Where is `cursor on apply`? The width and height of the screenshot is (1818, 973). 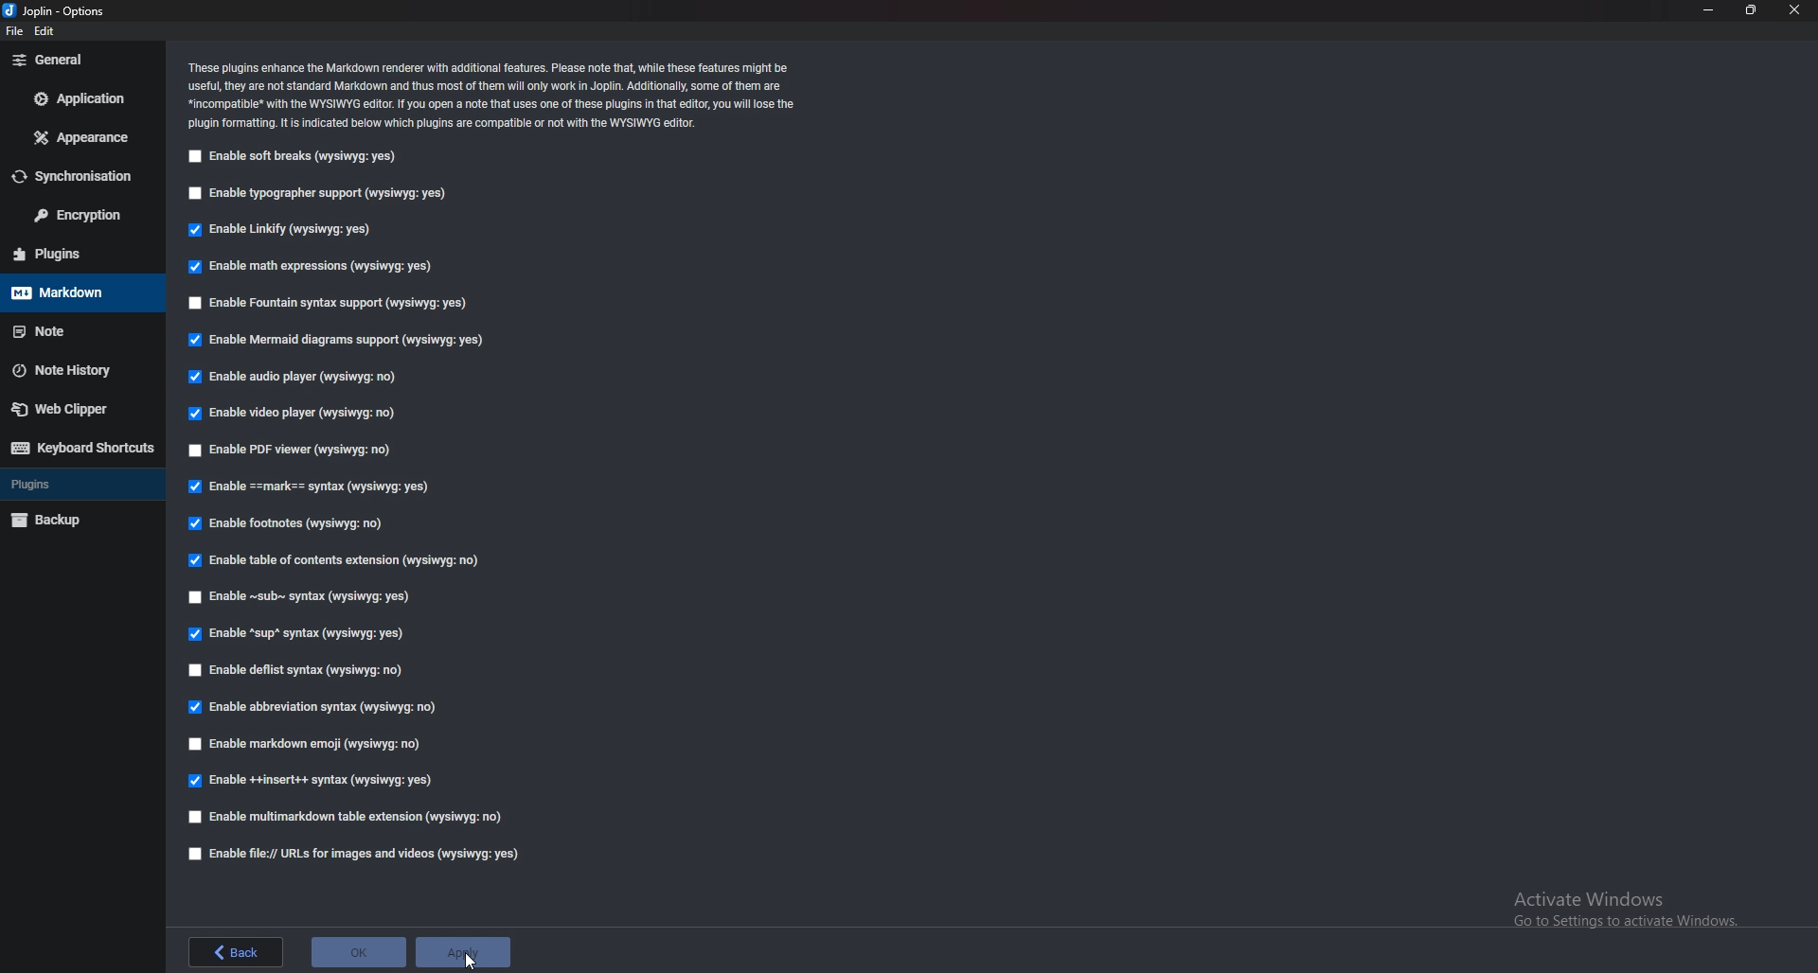
cursor on apply is located at coordinates (466, 953).